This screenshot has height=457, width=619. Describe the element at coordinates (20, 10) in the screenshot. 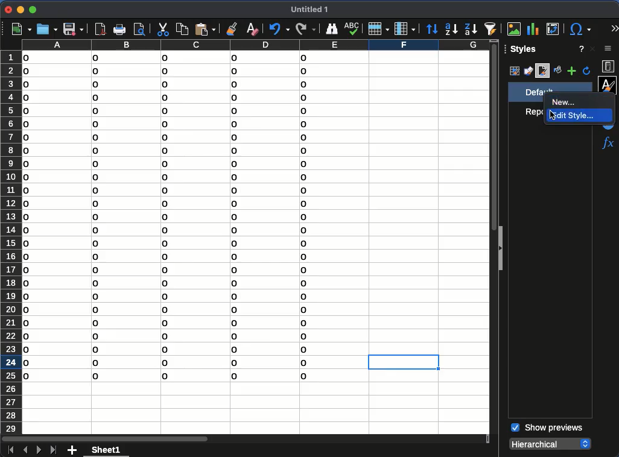

I see `minimize` at that location.